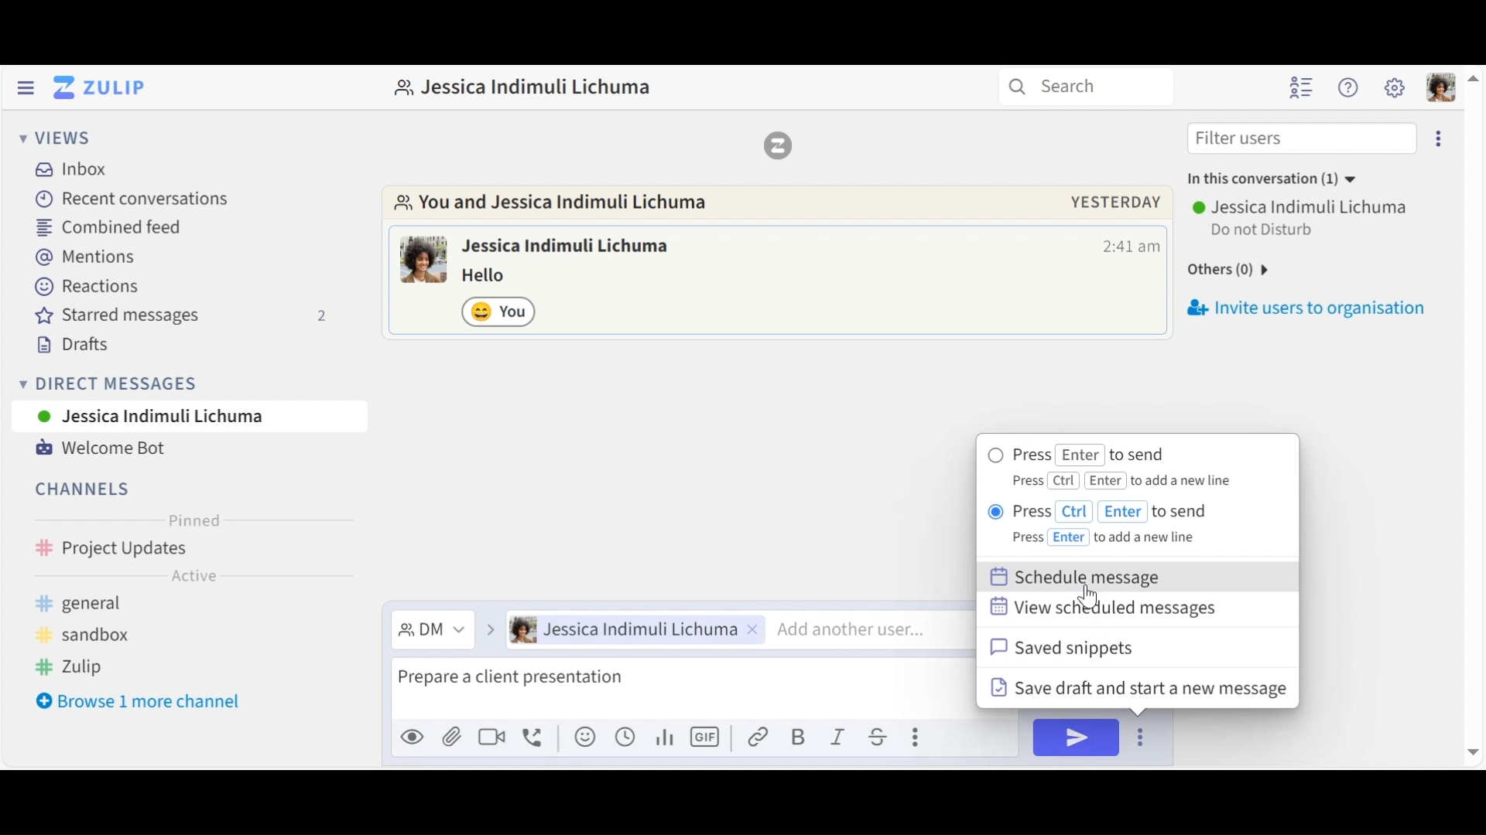 This screenshot has height=835, width=1486. What do you see at coordinates (563, 204) in the screenshot?
I see `Go to direct message with user` at bounding box center [563, 204].